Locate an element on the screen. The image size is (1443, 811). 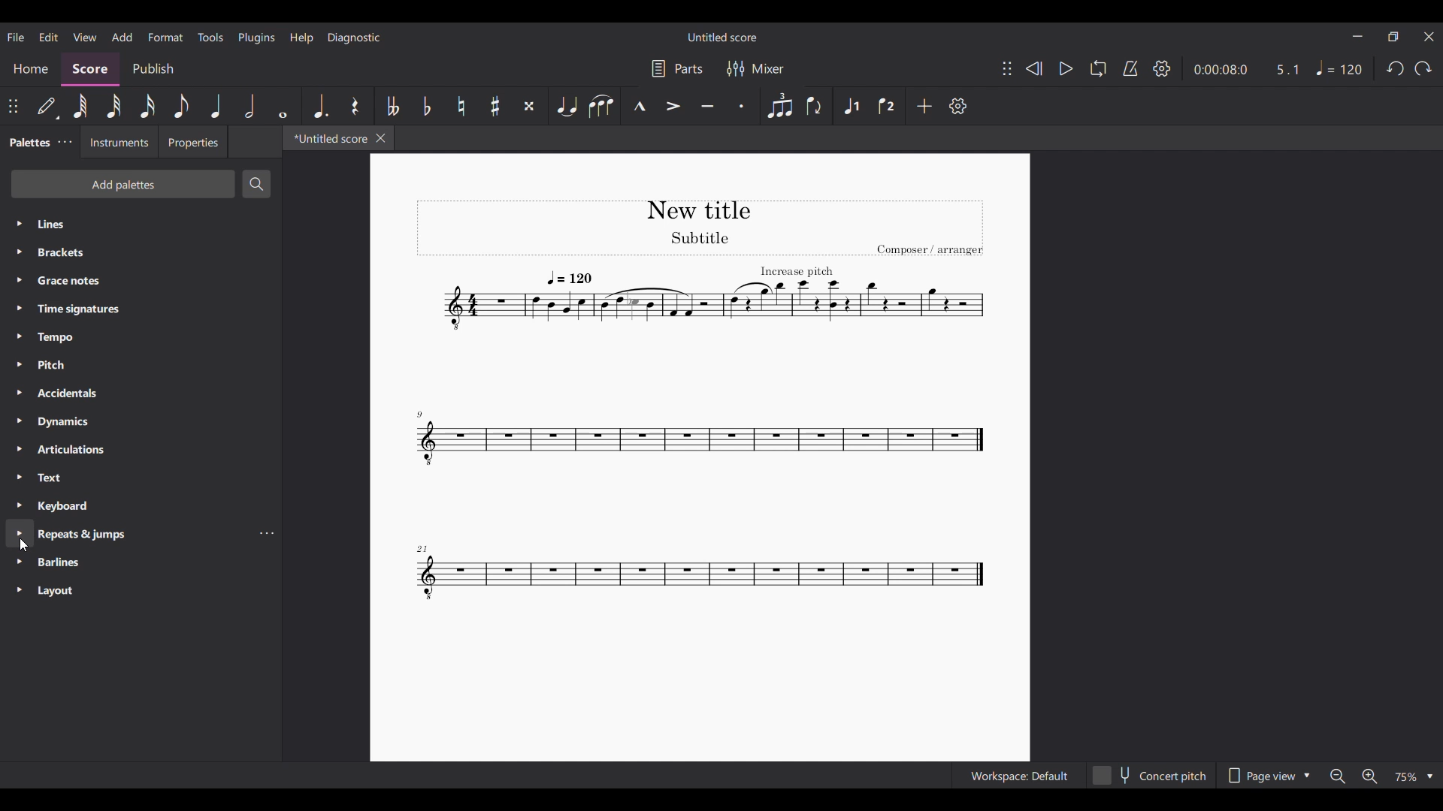
Barlines is located at coordinates (141, 562).